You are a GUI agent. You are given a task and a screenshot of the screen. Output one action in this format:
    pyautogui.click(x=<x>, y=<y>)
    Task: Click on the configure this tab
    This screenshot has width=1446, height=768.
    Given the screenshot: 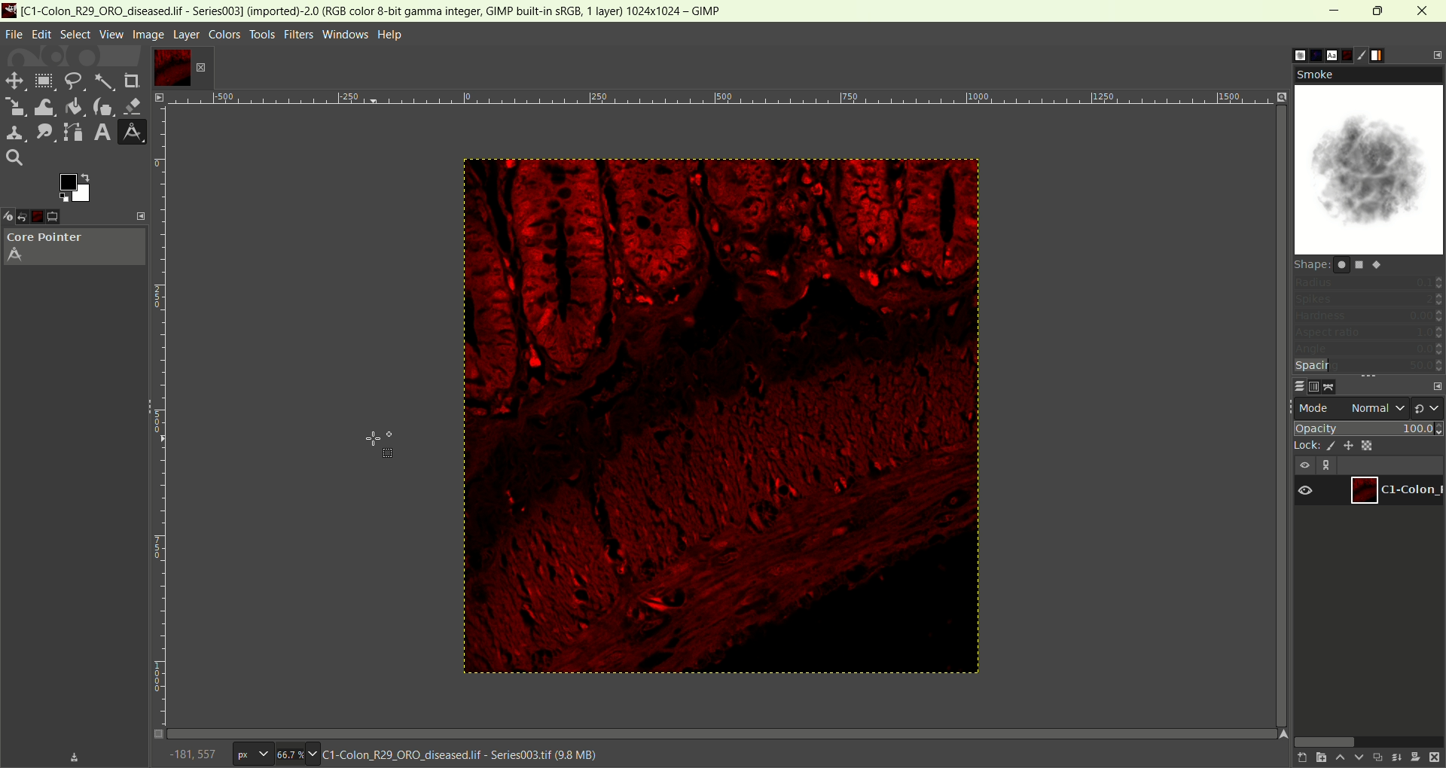 What is the action you would take?
    pyautogui.click(x=1437, y=387)
    